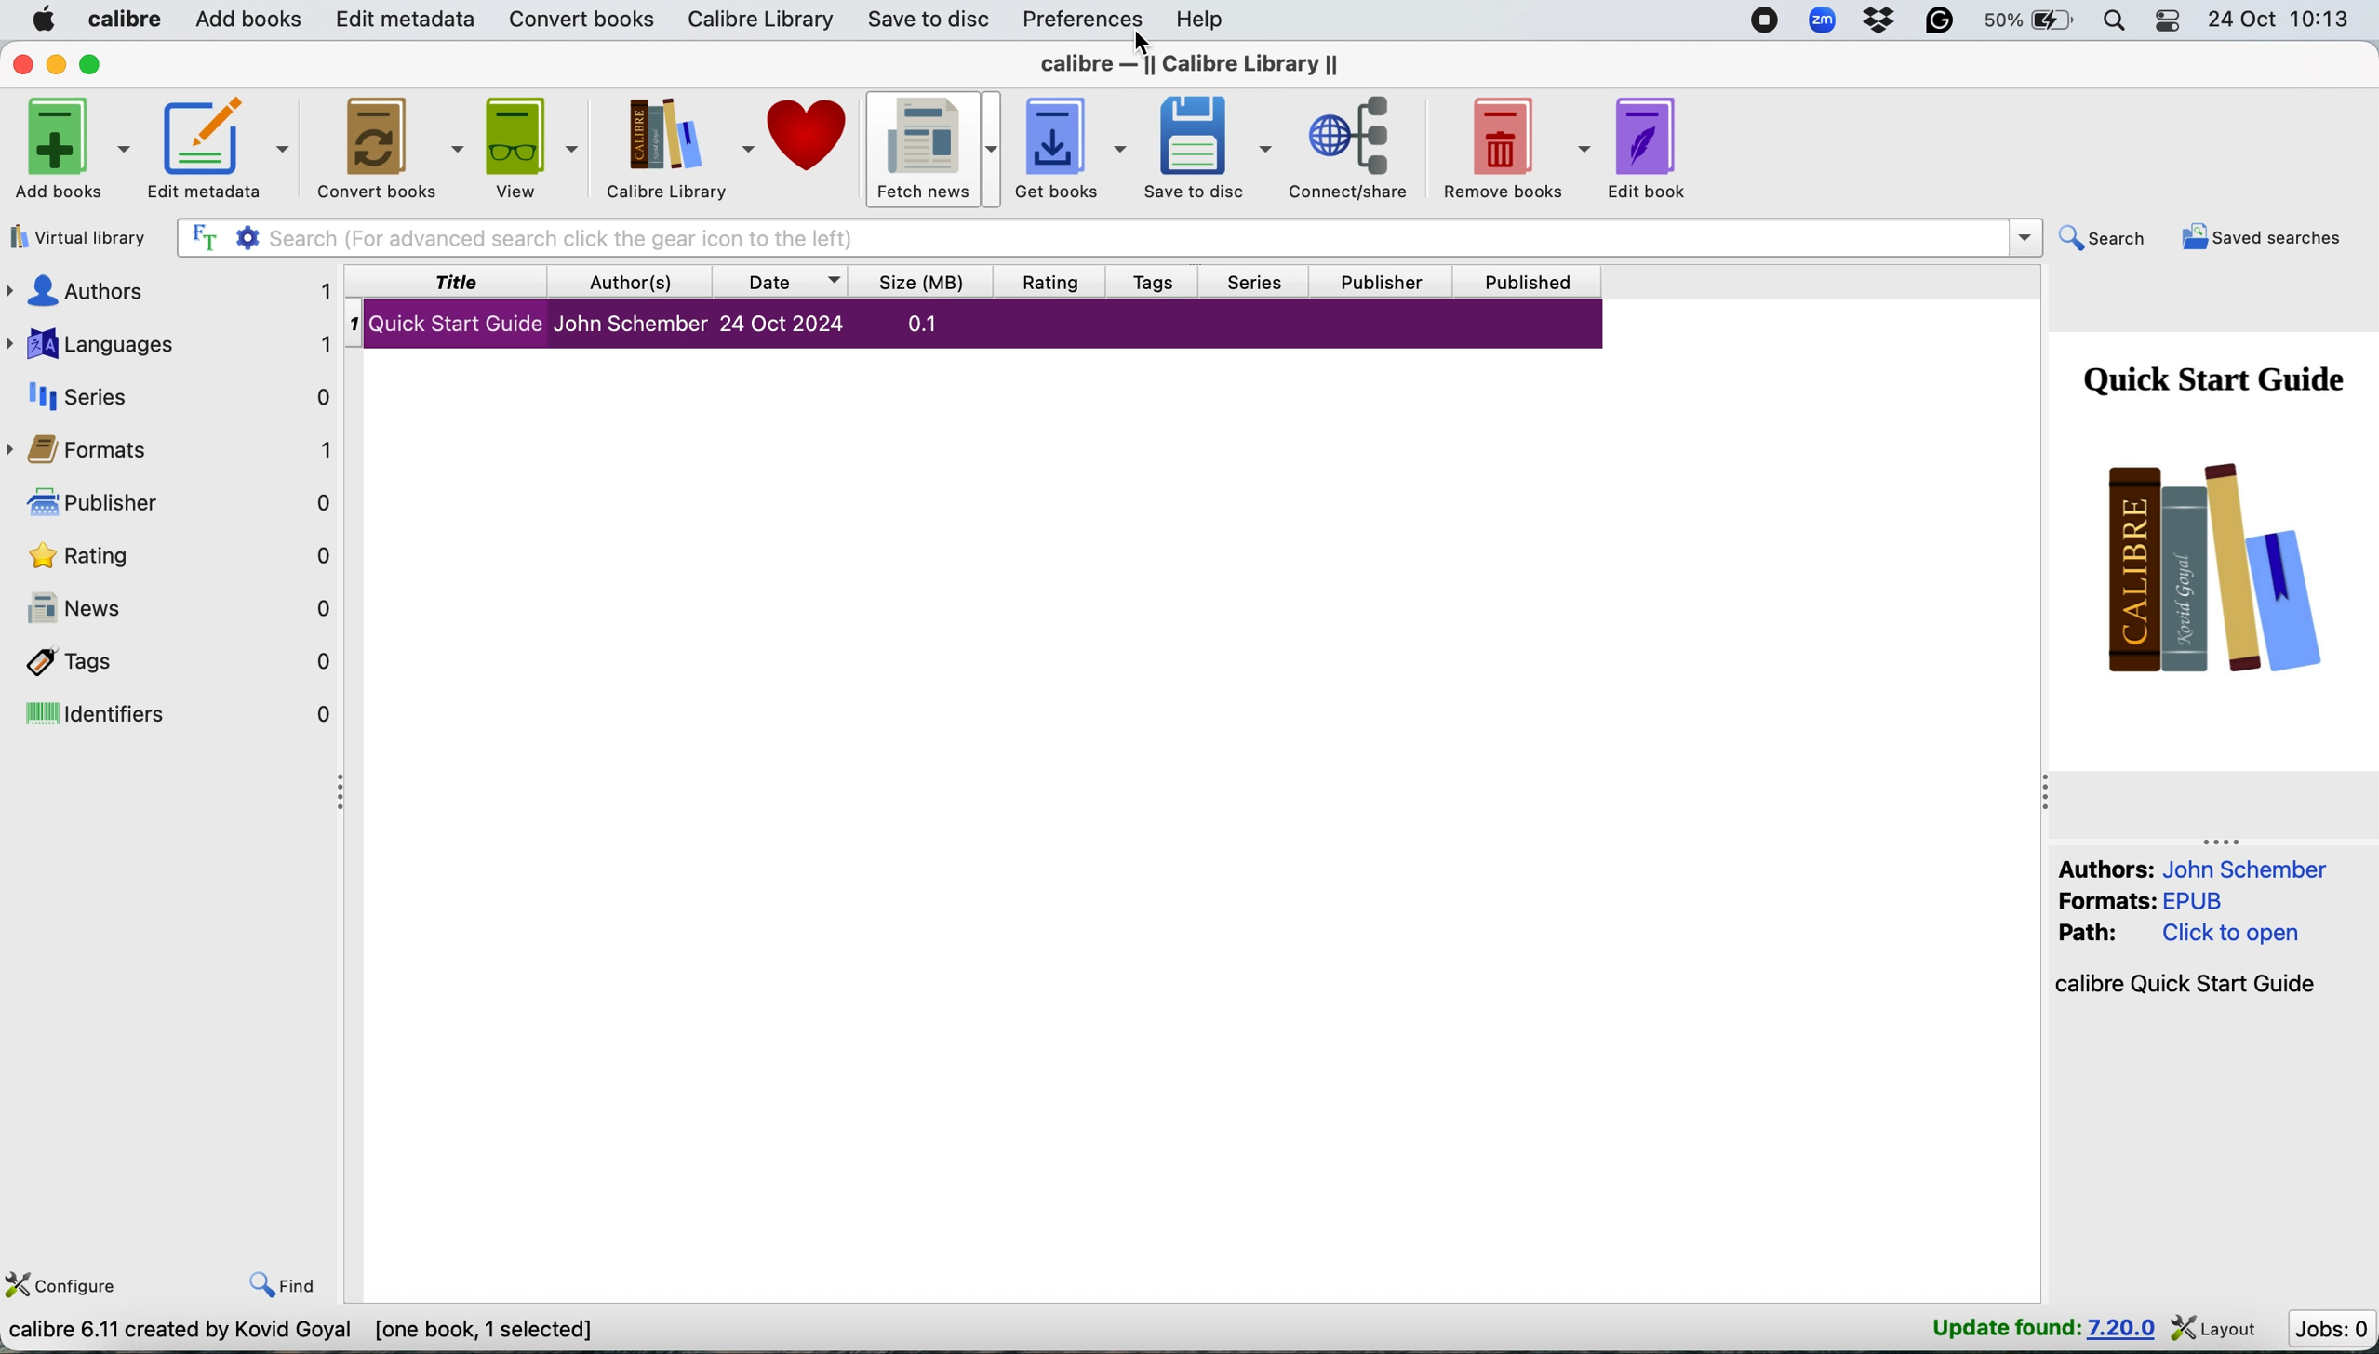  I want to click on calibre, so click(125, 19).